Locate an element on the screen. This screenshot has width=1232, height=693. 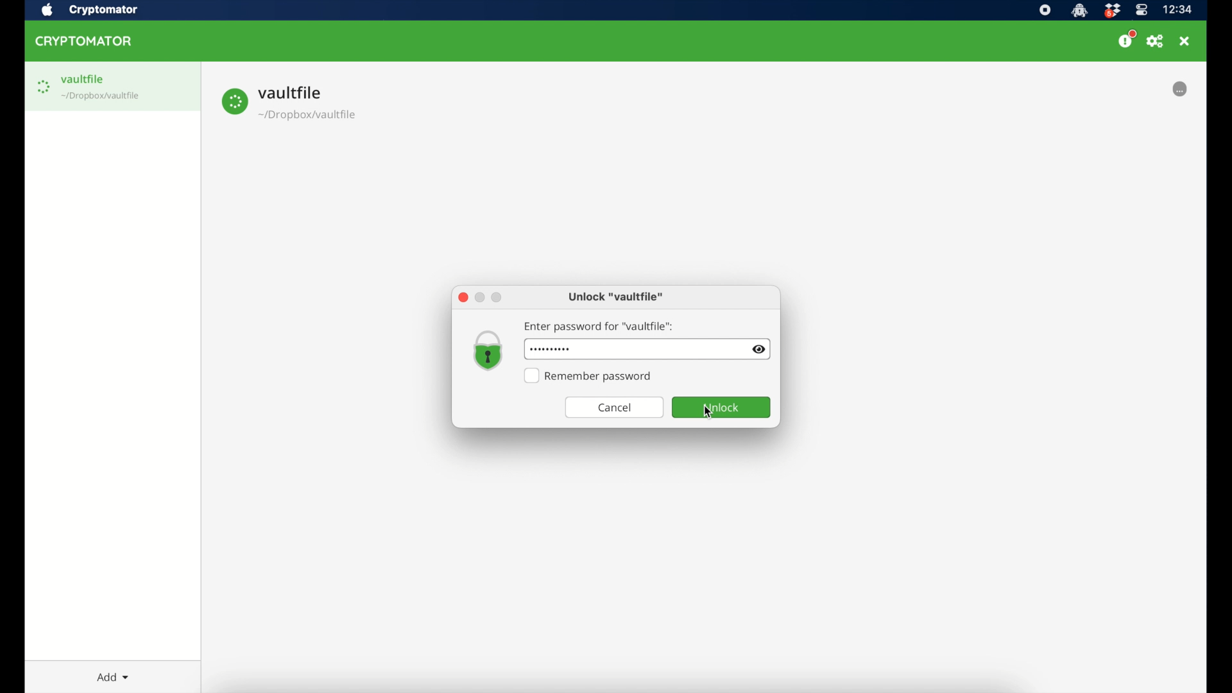
cursor is located at coordinates (710, 413).